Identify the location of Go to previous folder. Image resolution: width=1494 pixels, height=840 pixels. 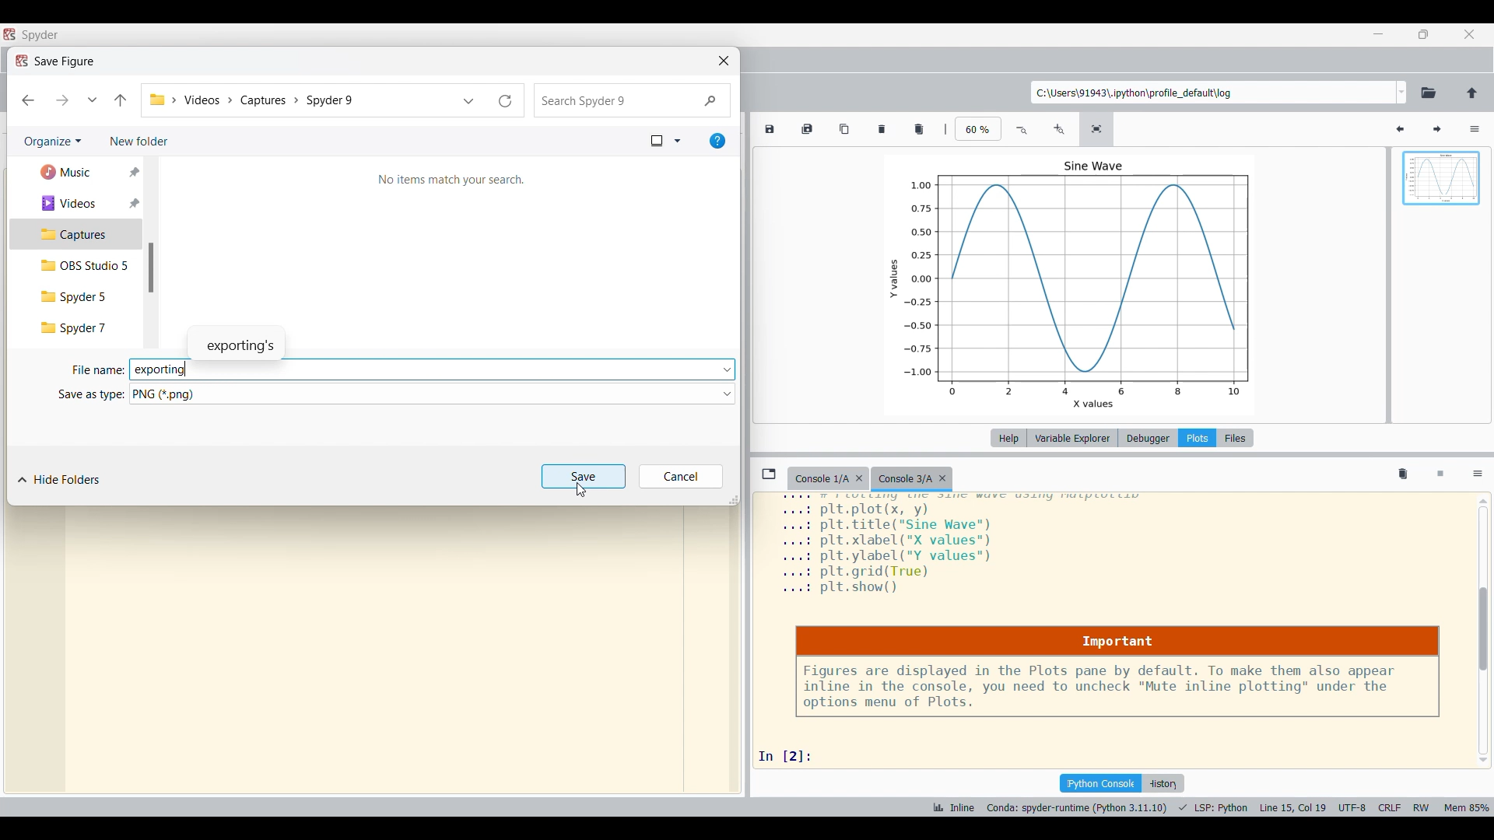
(120, 101).